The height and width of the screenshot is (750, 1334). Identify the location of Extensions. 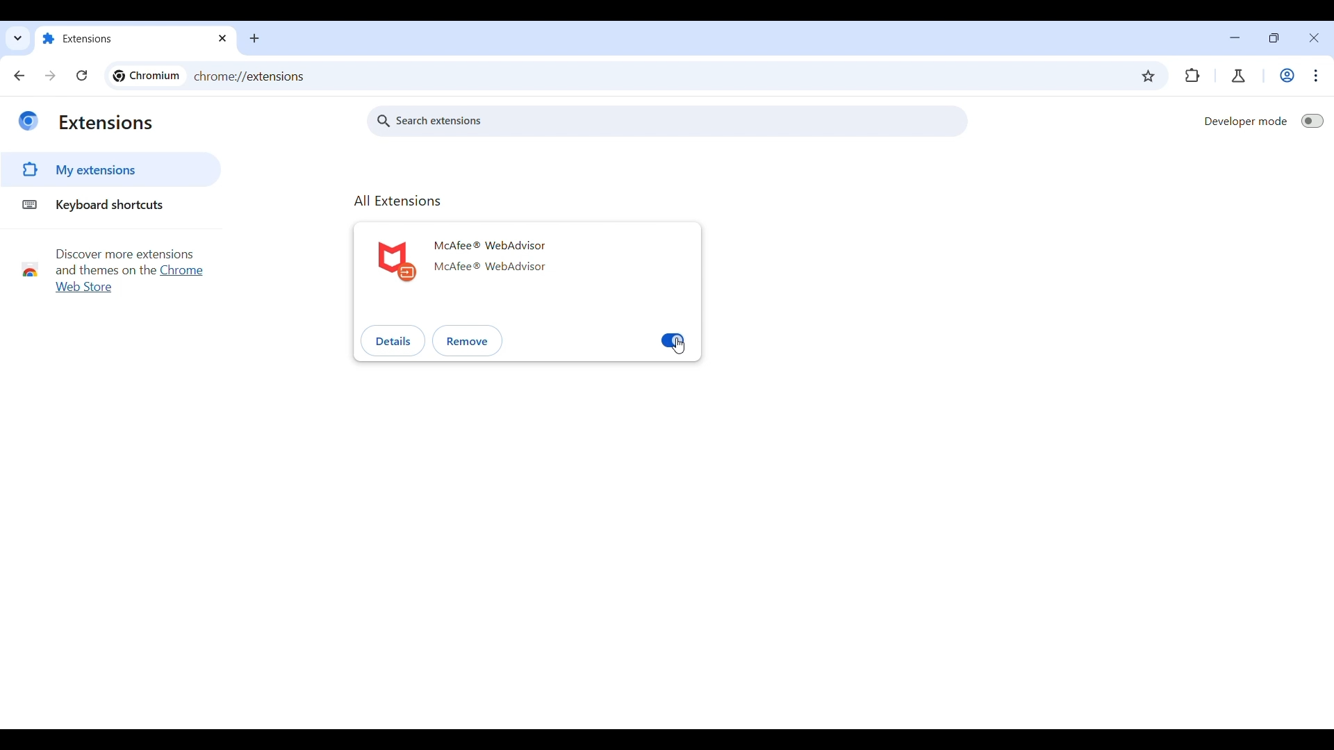
(106, 123).